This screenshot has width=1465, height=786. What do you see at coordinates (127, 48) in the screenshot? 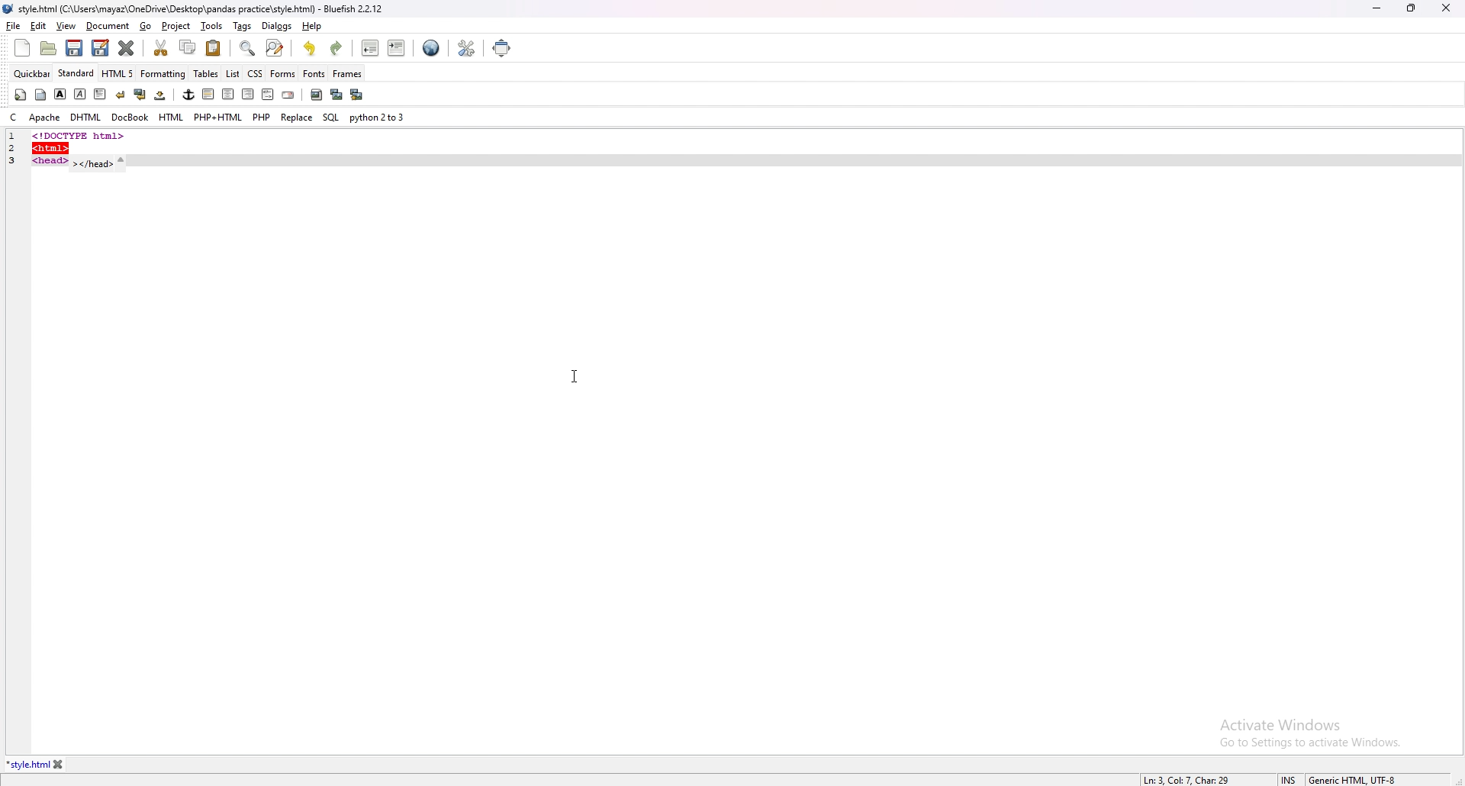
I see `close current tab` at bounding box center [127, 48].